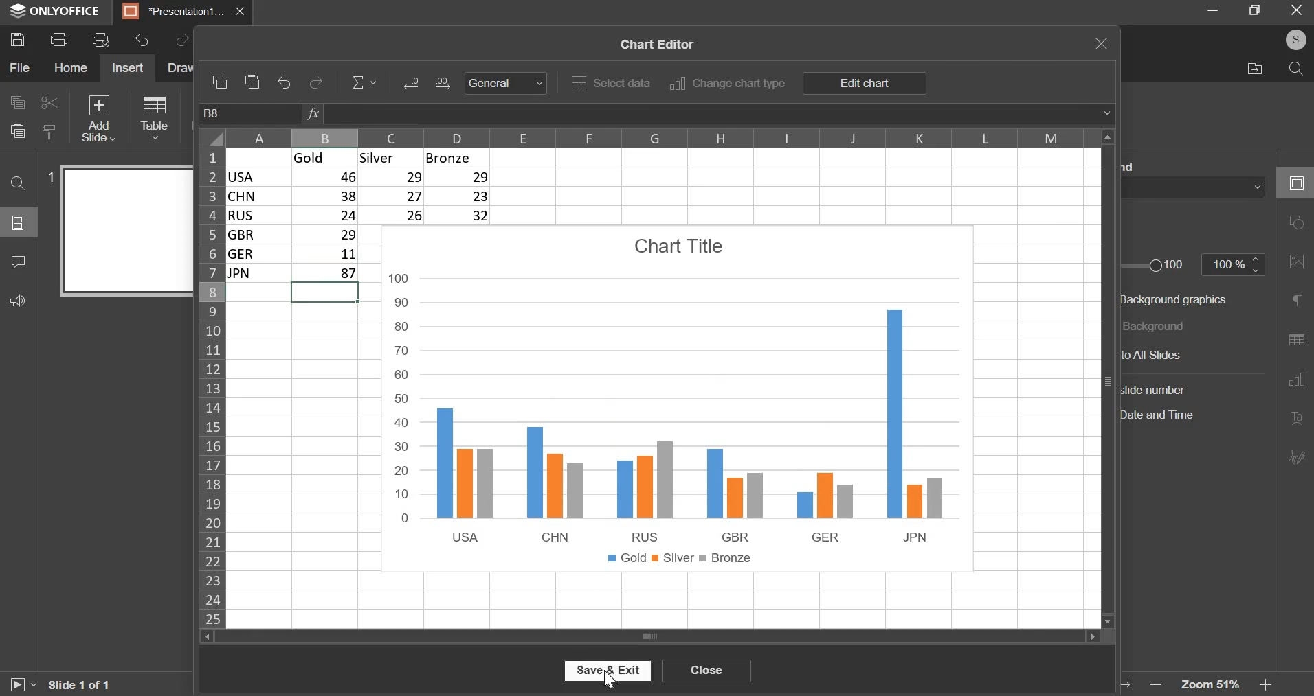 This screenshot has width=1314, height=696. I want to click on 27, so click(394, 196).